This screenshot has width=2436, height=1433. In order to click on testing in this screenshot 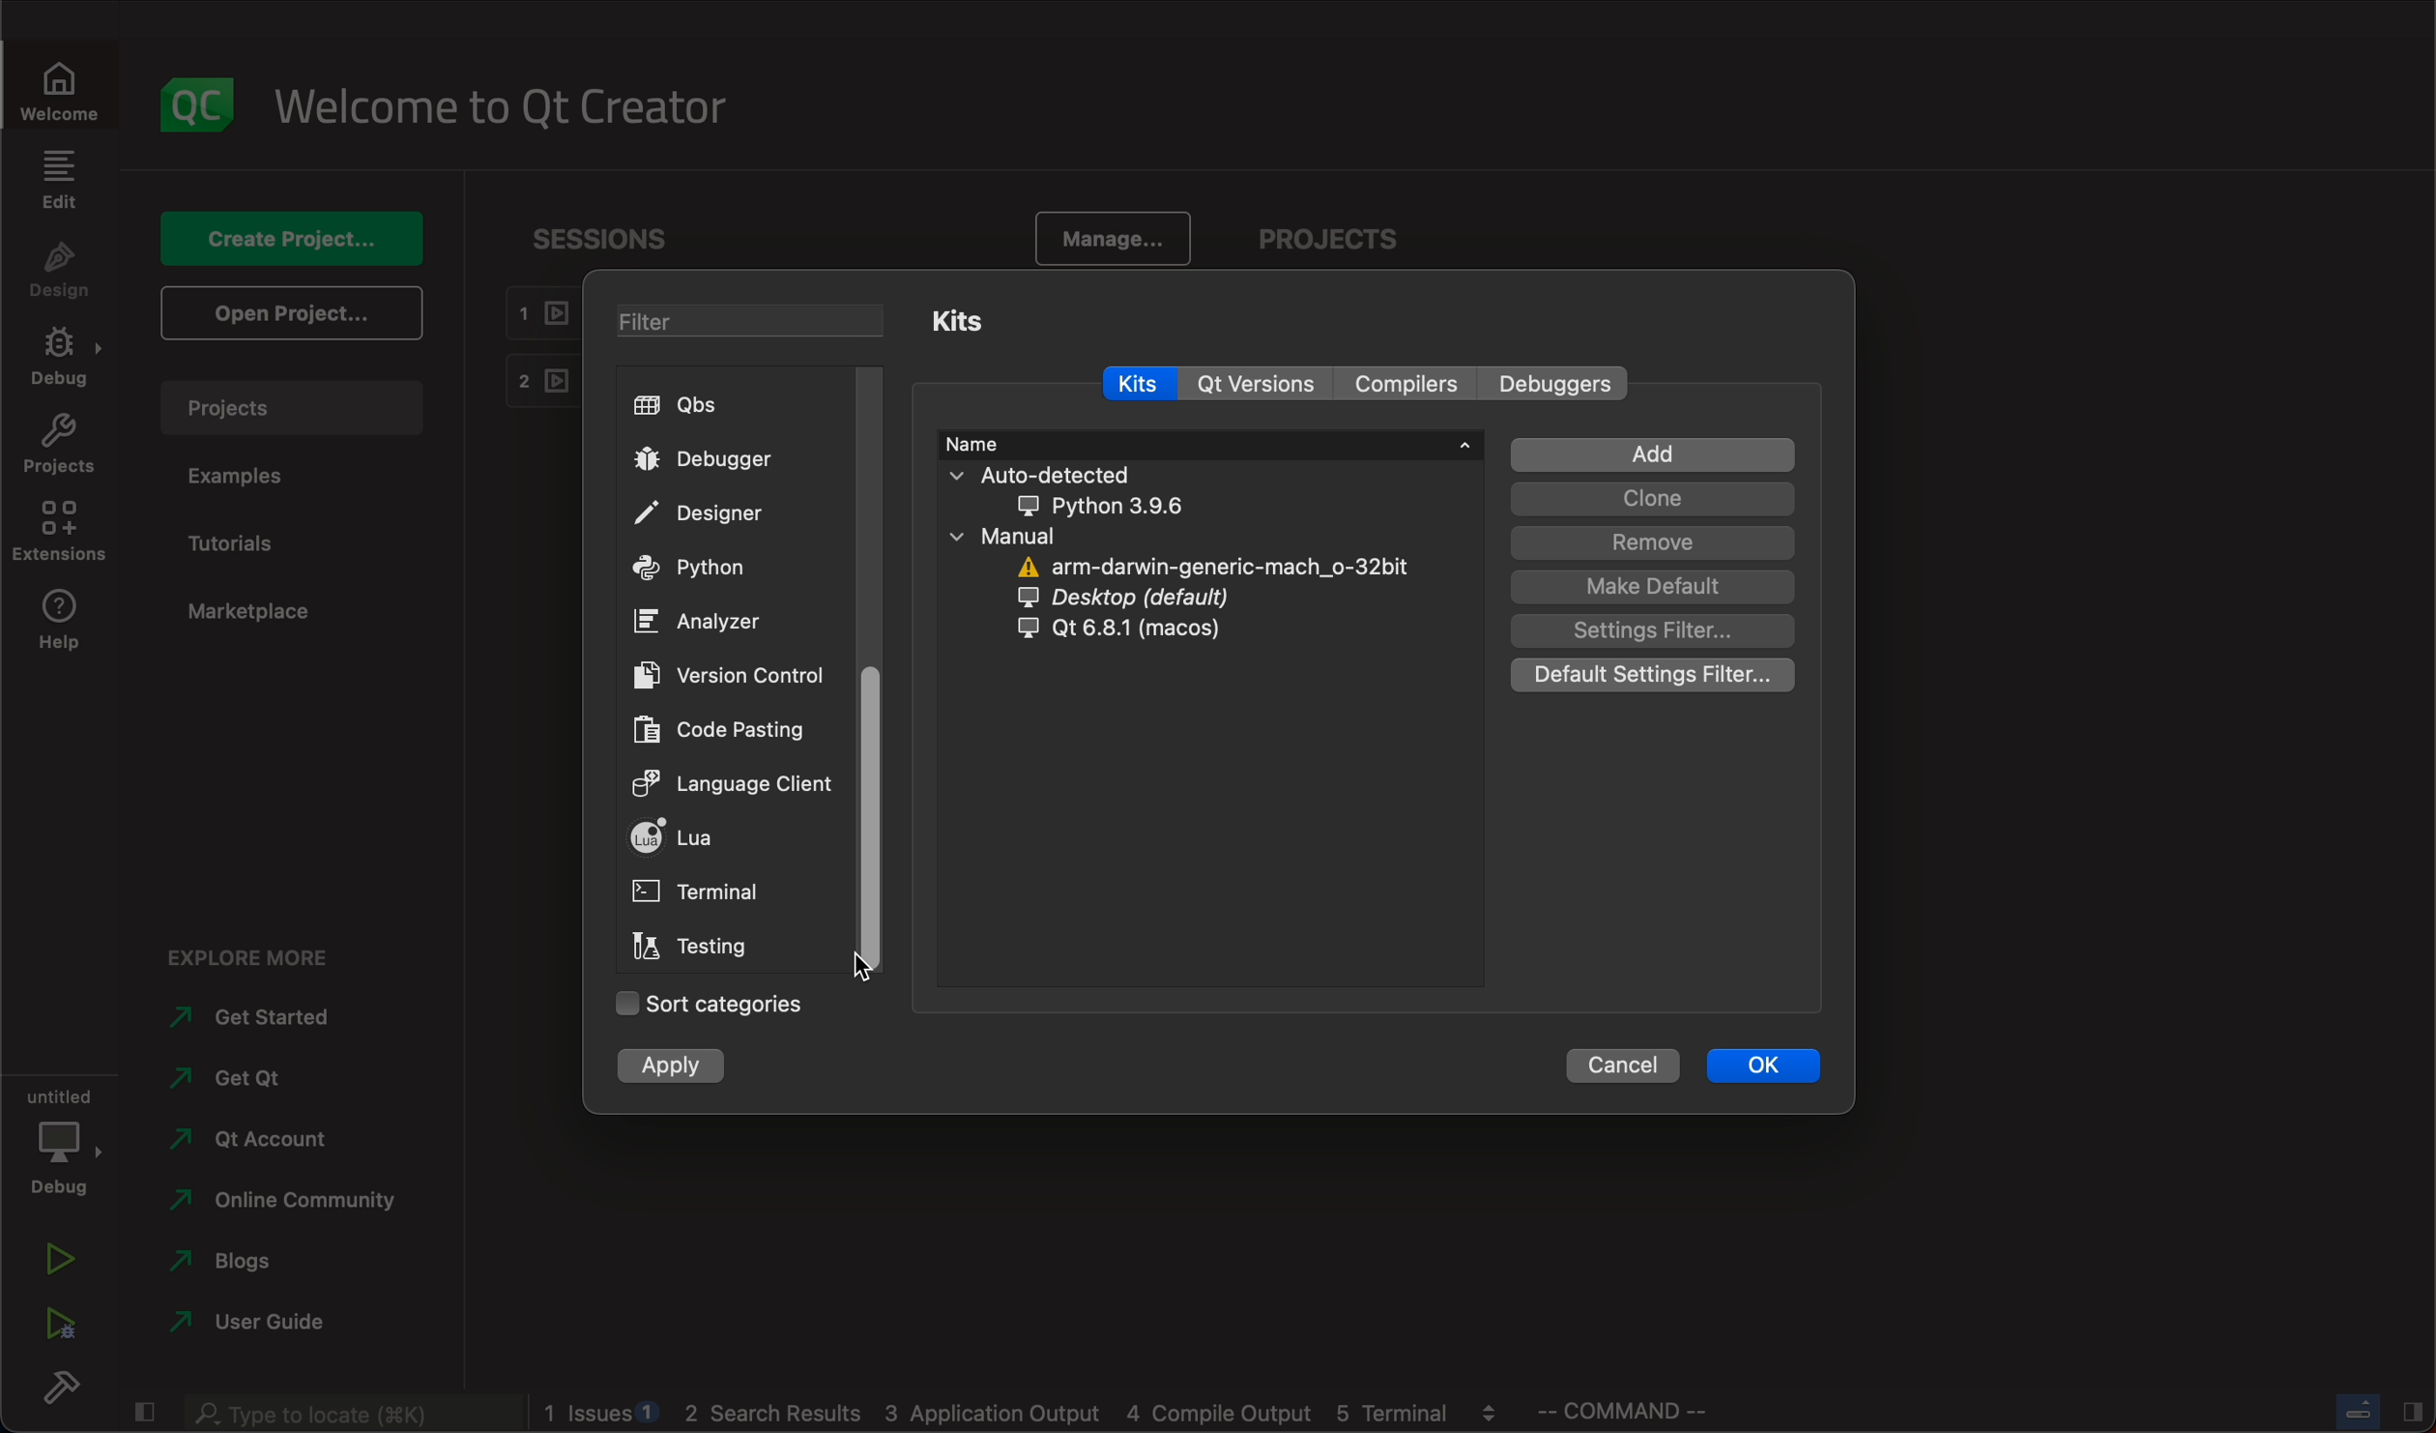, I will do `click(693, 945)`.